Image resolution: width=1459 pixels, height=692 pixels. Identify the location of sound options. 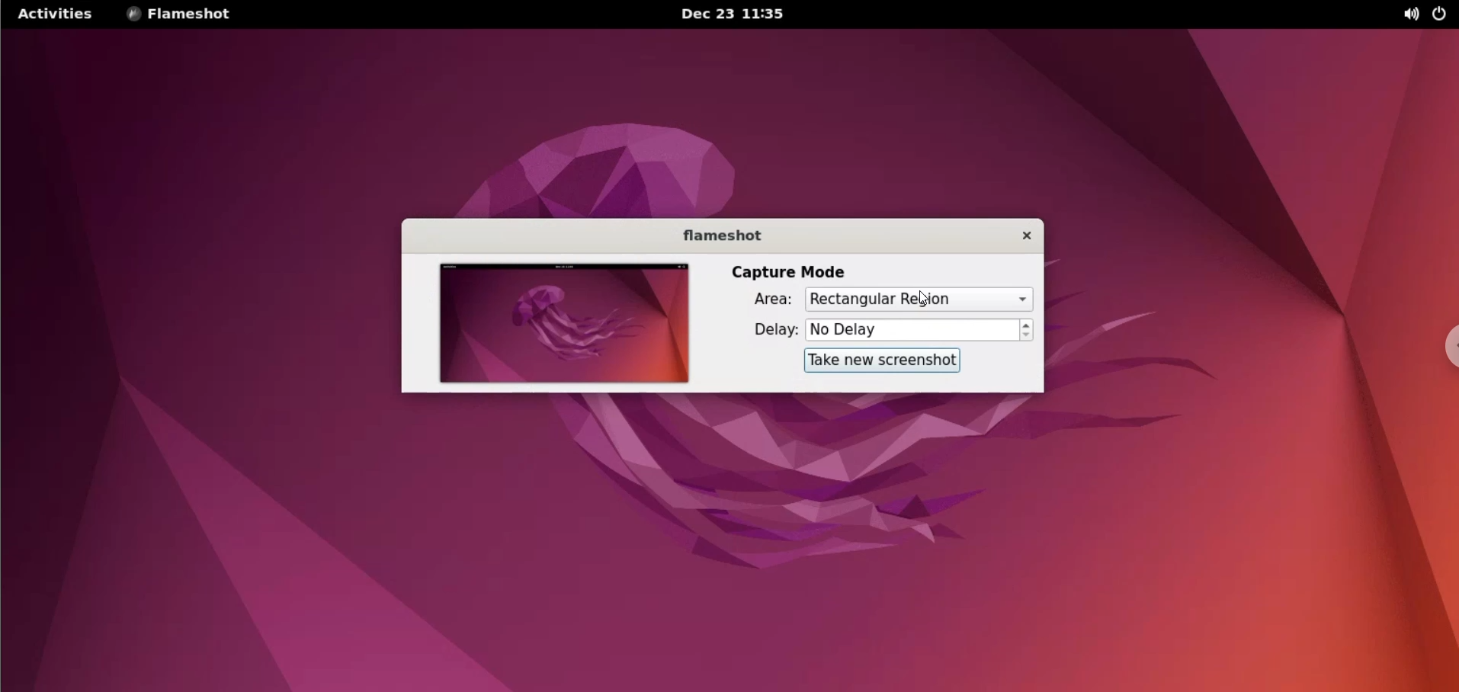
(1409, 15).